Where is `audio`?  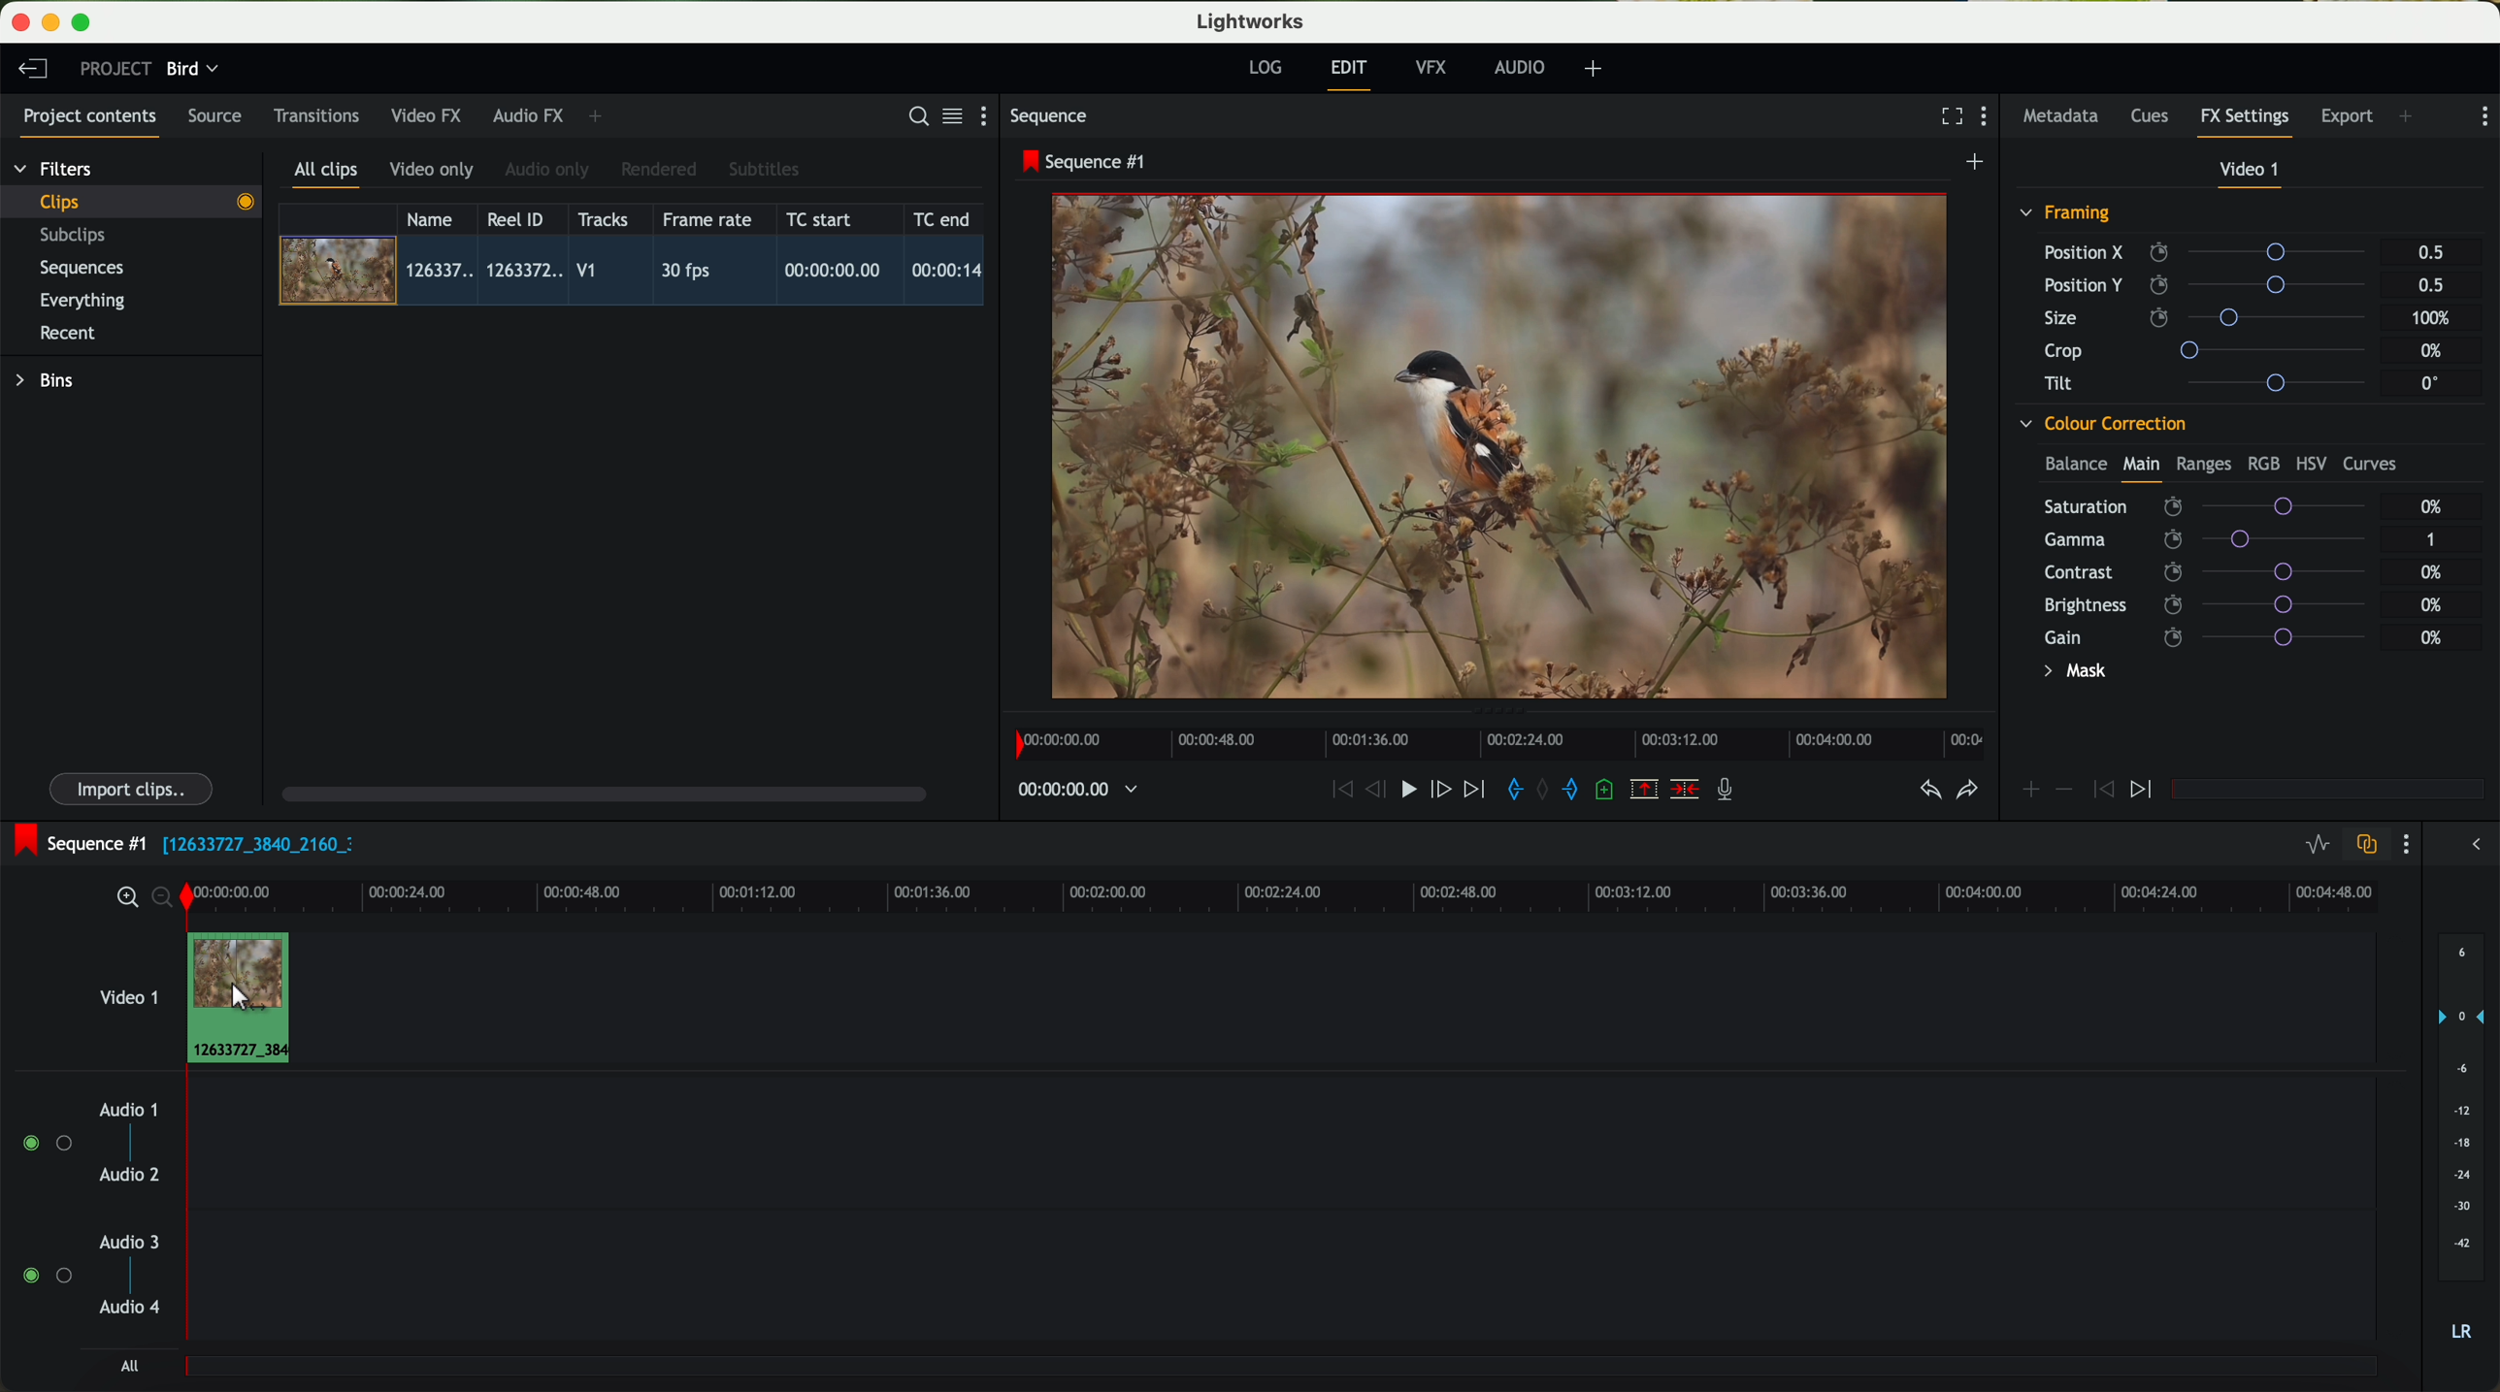 audio is located at coordinates (1520, 67).